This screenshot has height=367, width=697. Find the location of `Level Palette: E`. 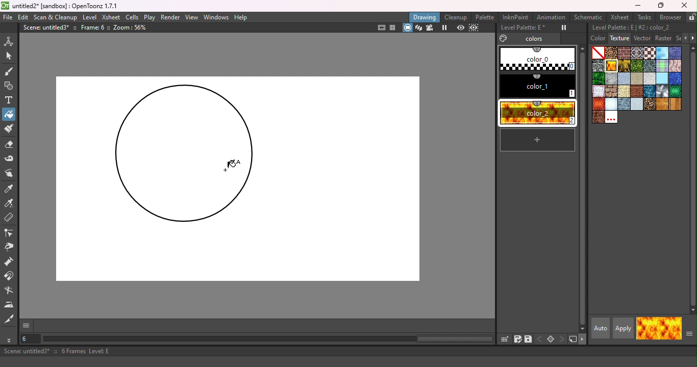

Level Palette: E is located at coordinates (521, 28).